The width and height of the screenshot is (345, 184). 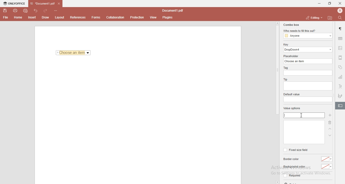 What do you see at coordinates (327, 167) in the screenshot?
I see `color dropdown` at bounding box center [327, 167].